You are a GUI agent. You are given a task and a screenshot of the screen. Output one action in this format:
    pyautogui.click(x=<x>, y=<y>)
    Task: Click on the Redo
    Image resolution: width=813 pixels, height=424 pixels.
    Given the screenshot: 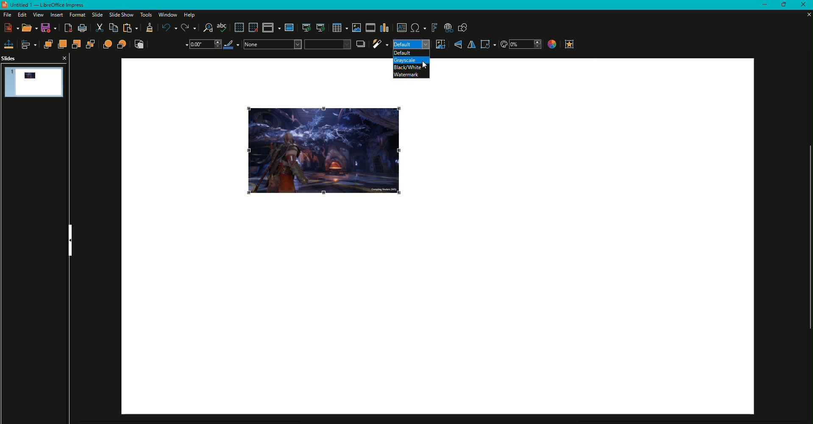 What is the action you would take?
    pyautogui.click(x=189, y=28)
    